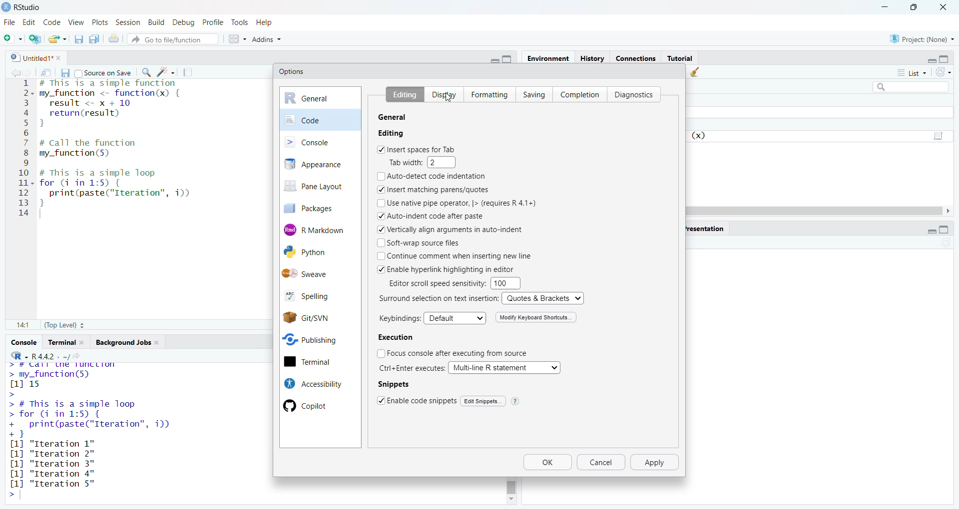 This screenshot has height=509, width=959. Describe the element at coordinates (911, 74) in the screenshot. I see `list` at that location.